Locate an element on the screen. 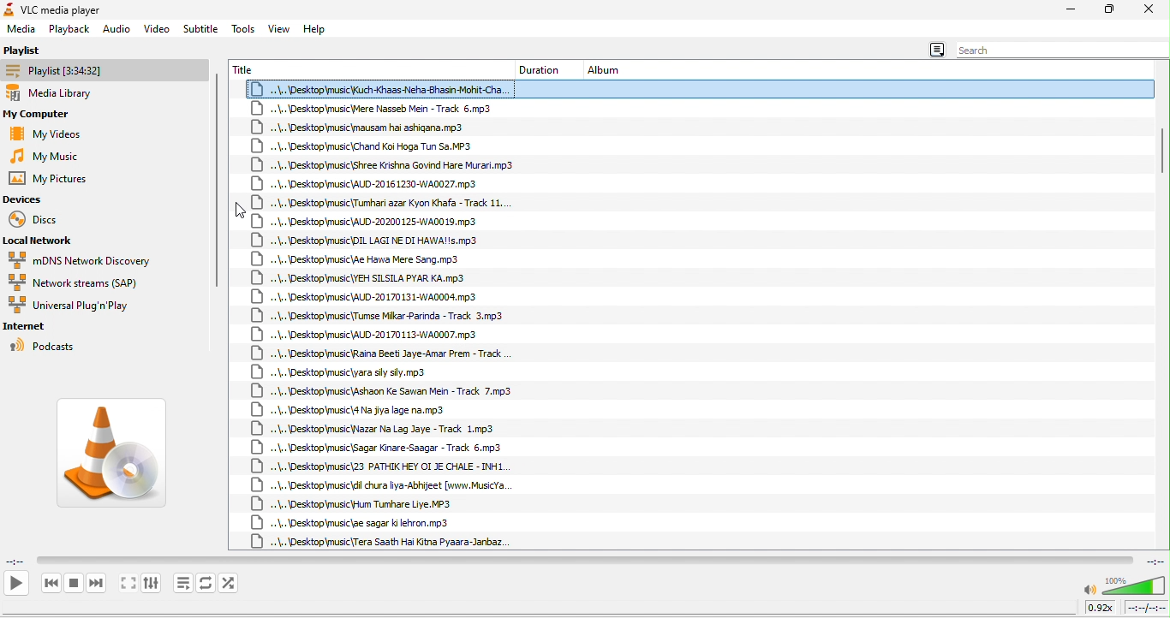 Image resolution: width=1170 pixels, height=618 pixels. audio is located at coordinates (116, 29).